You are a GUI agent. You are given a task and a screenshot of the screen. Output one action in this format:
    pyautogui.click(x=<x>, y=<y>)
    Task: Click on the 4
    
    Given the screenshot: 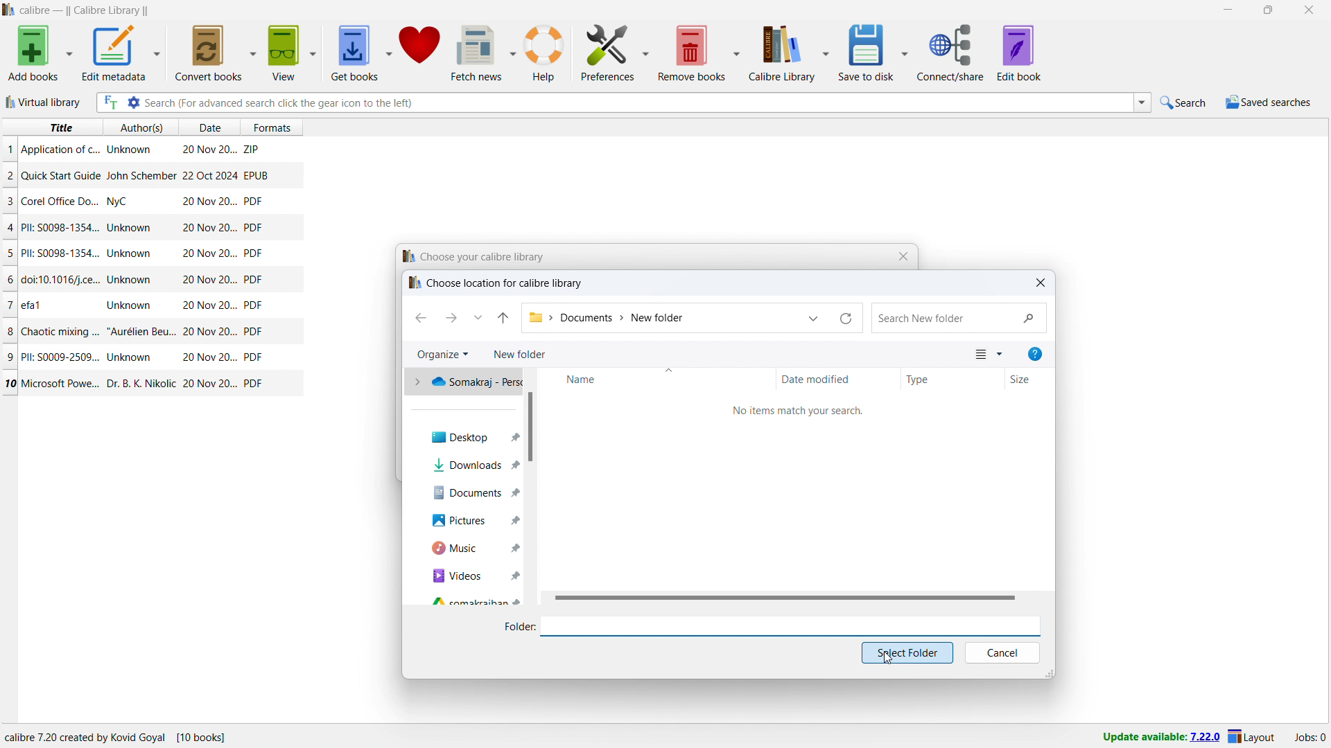 What is the action you would take?
    pyautogui.click(x=11, y=228)
    